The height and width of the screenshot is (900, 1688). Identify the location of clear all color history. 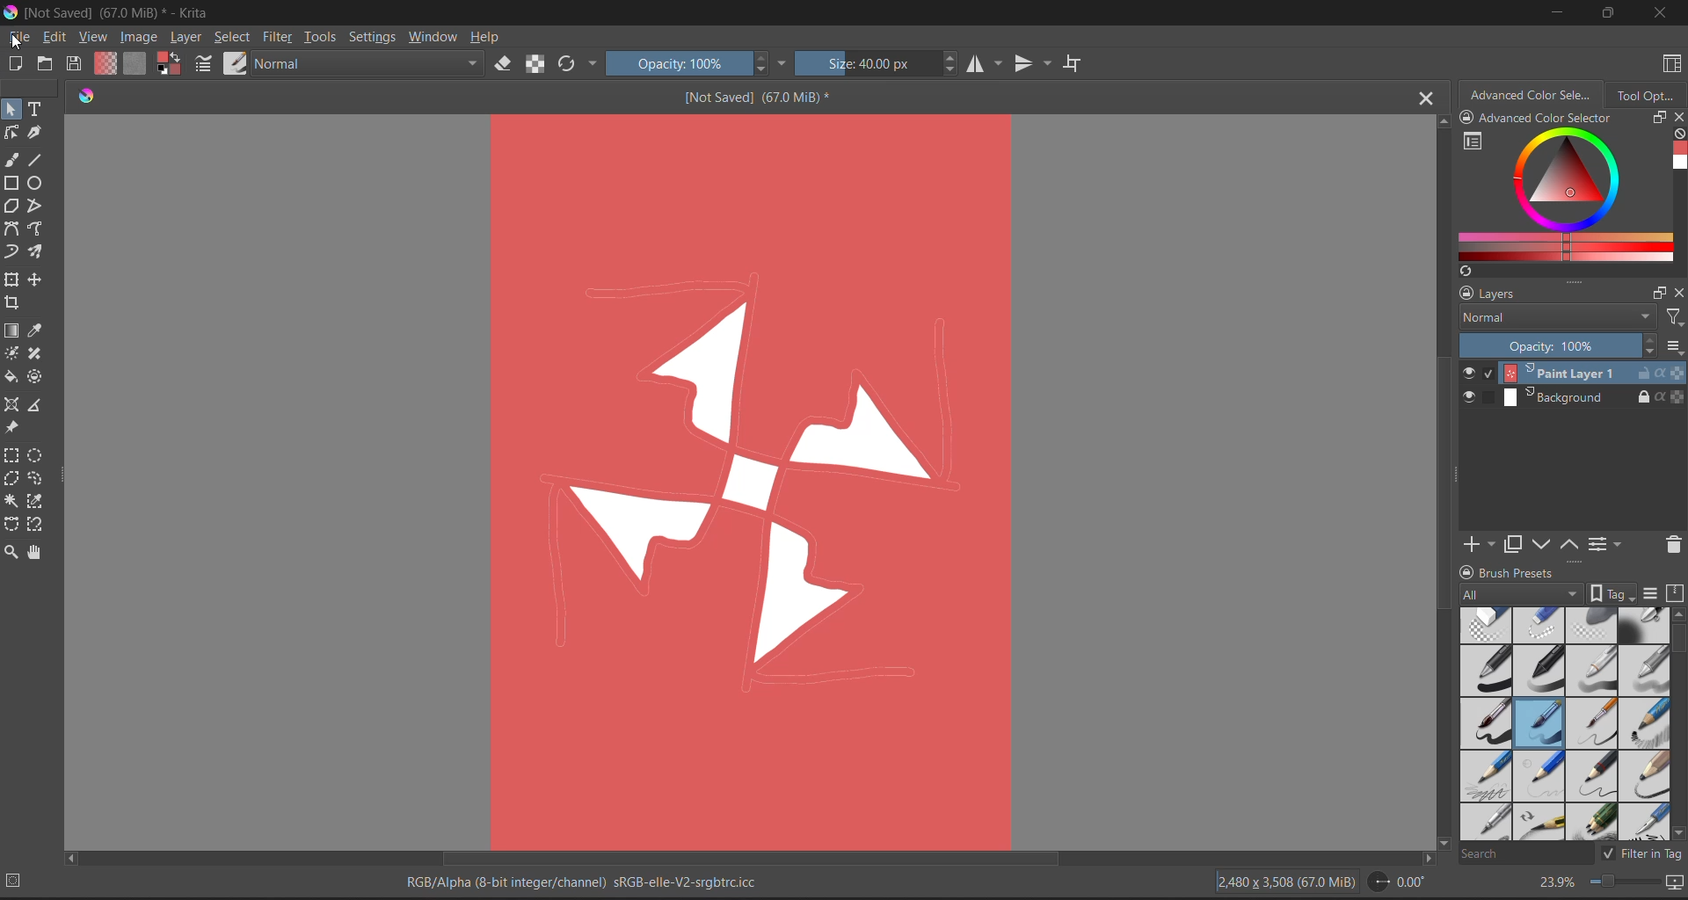
(1676, 133).